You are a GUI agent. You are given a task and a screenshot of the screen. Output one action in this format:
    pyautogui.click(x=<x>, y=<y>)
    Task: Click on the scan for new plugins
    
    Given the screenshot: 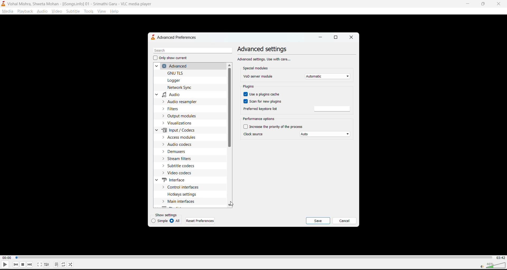 What is the action you would take?
    pyautogui.click(x=264, y=101)
    